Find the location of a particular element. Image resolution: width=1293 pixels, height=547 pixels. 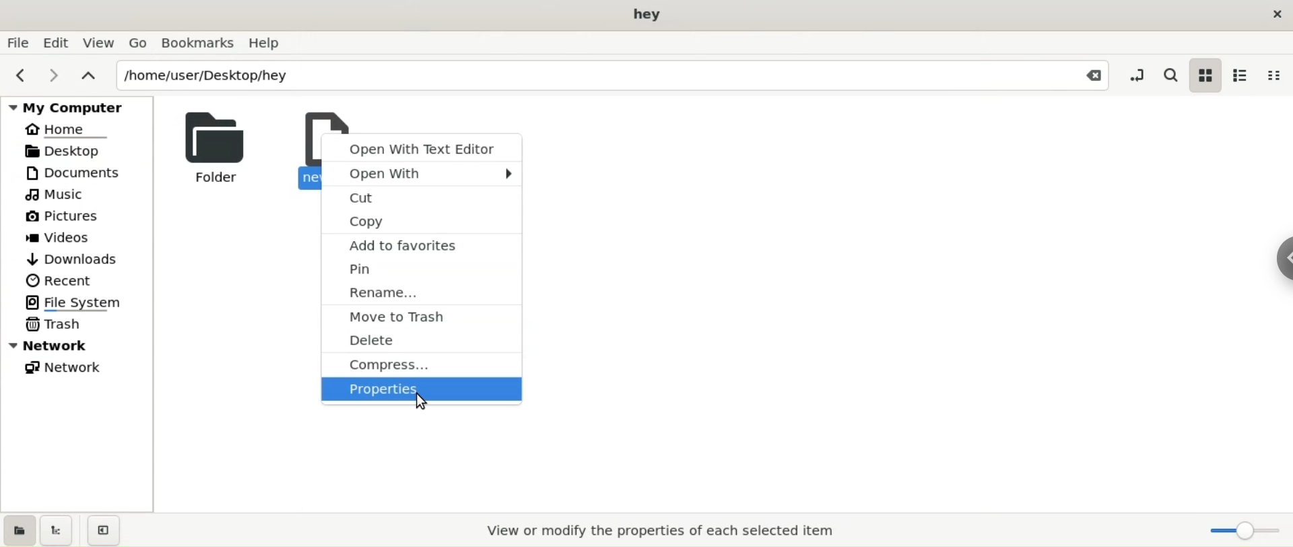

cursor is located at coordinates (422, 403).